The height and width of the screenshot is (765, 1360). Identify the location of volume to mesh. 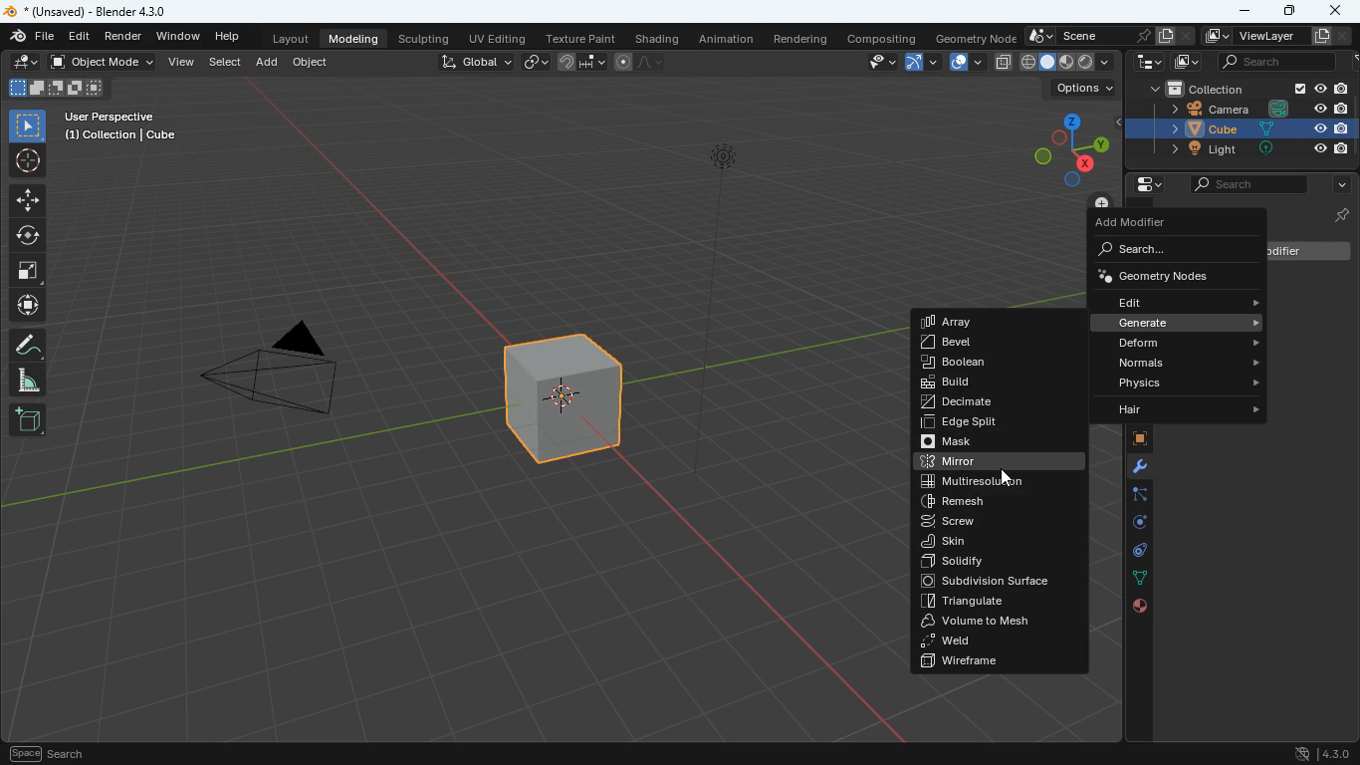
(997, 622).